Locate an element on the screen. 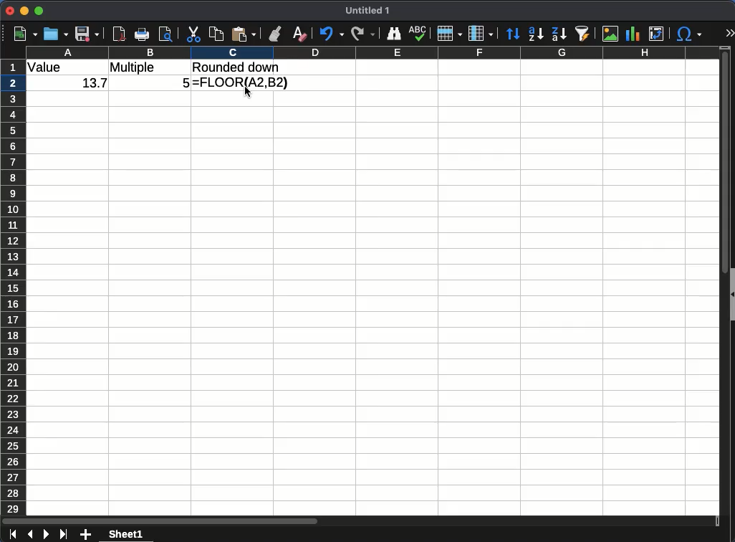 This screenshot has width=735, height=542. chart is located at coordinates (633, 34).